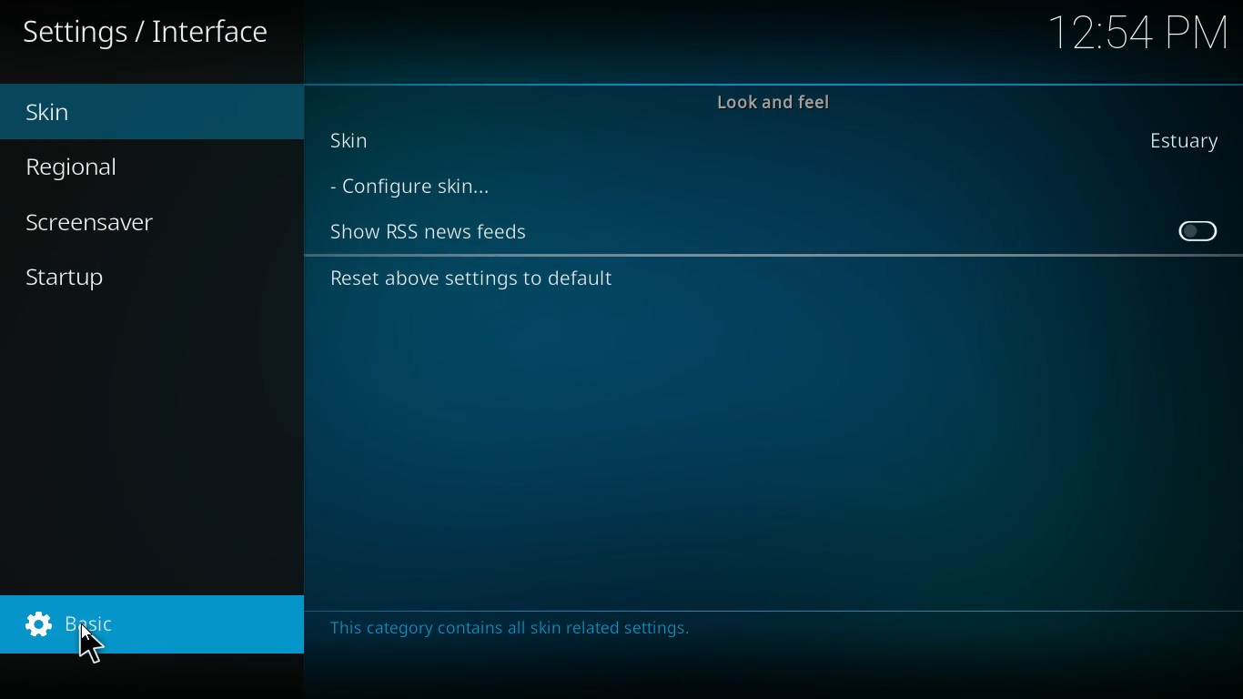 The image size is (1243, 699). I want to click on reset, so click(483, 279).